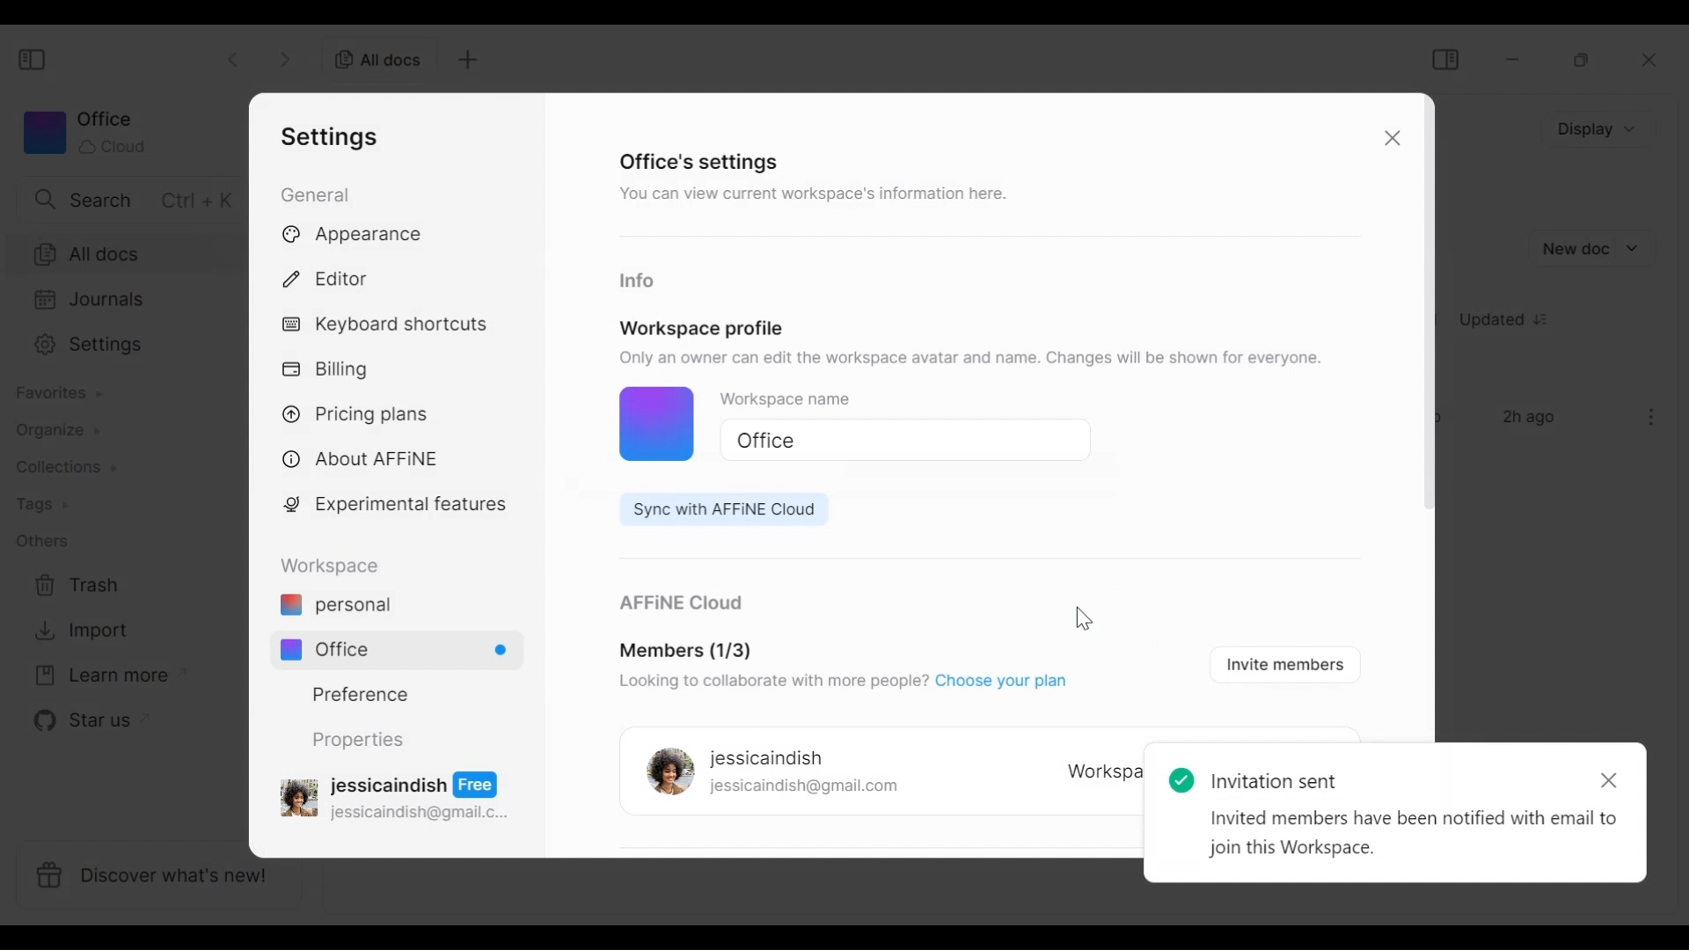 This screenshot has width=1689, height=950. What do you see at coordinates (333, 276) in the screenshot?
I see `Editor` at bounding box center [333, 276].